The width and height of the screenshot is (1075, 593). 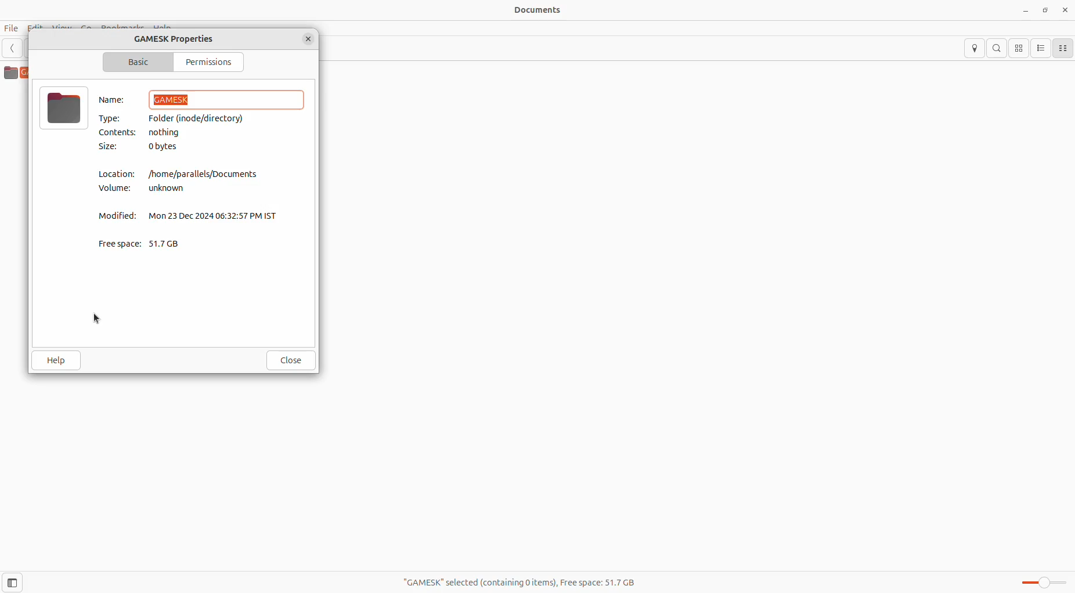 I want to click on minimize, so click(x=1026, y=12).